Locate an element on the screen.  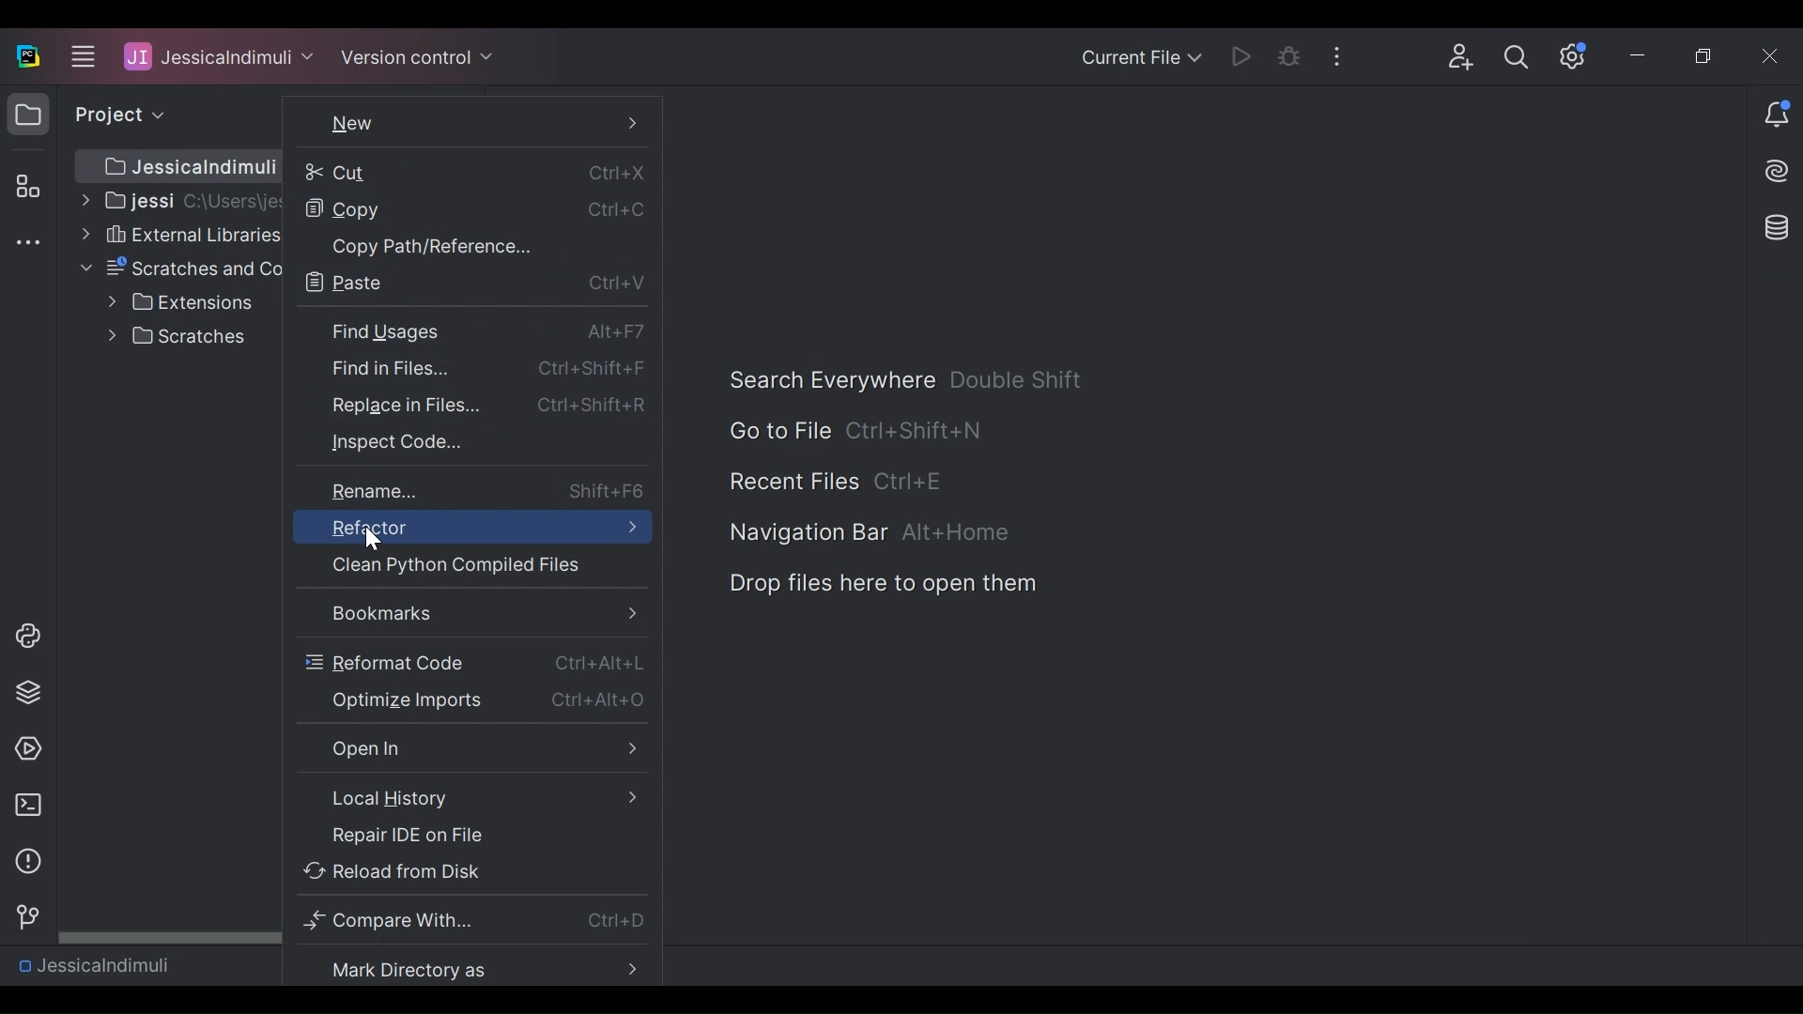
Replace in Files is located at coordinates (470, 404).